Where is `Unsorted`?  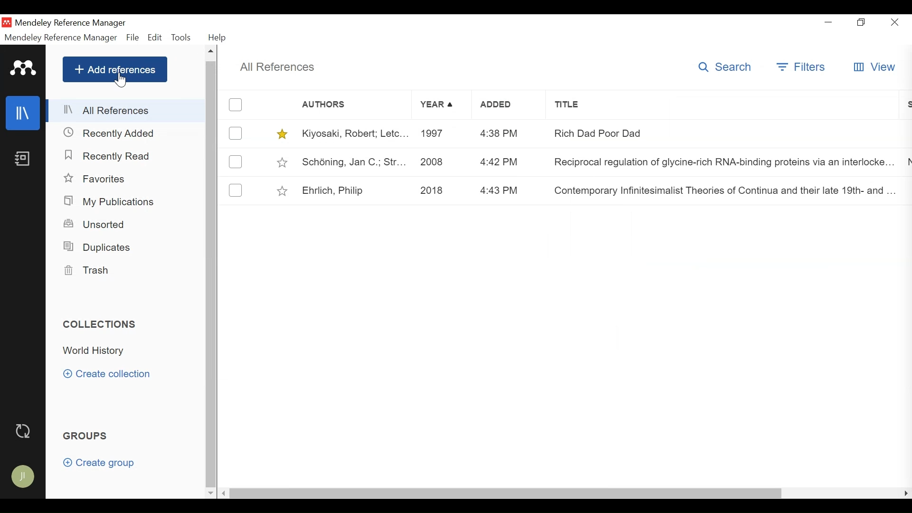 Unsorted is located at coordinates (95, 224).